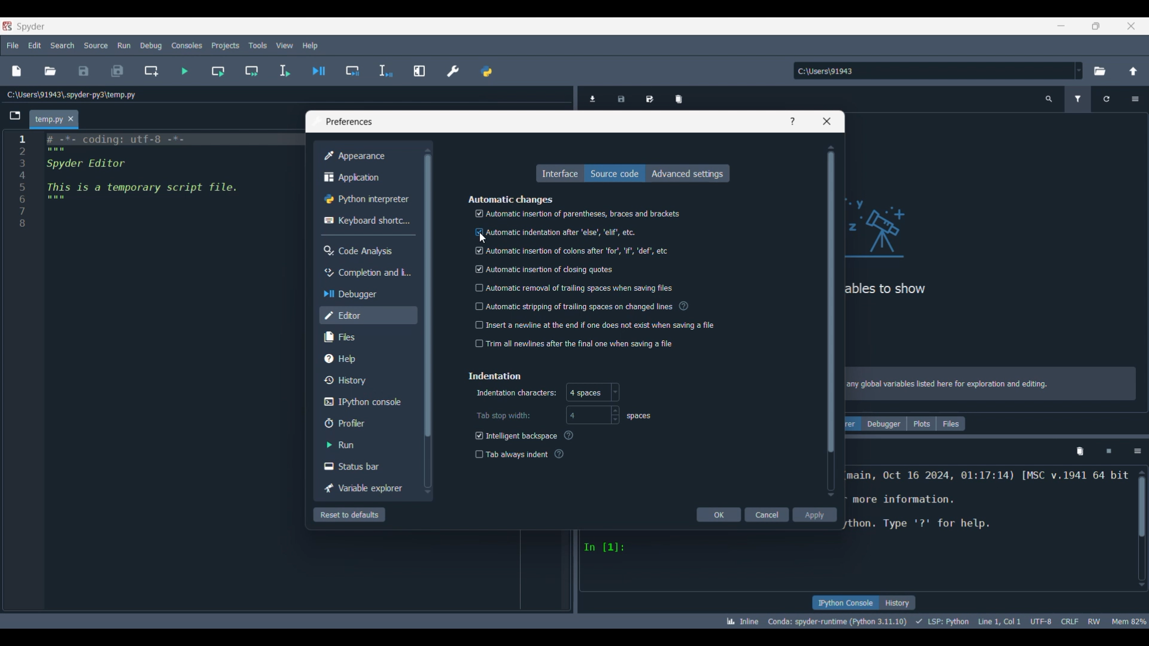  Describe the element at coordinates (13, 45) in the screenshot. I see `File menu` at that location.